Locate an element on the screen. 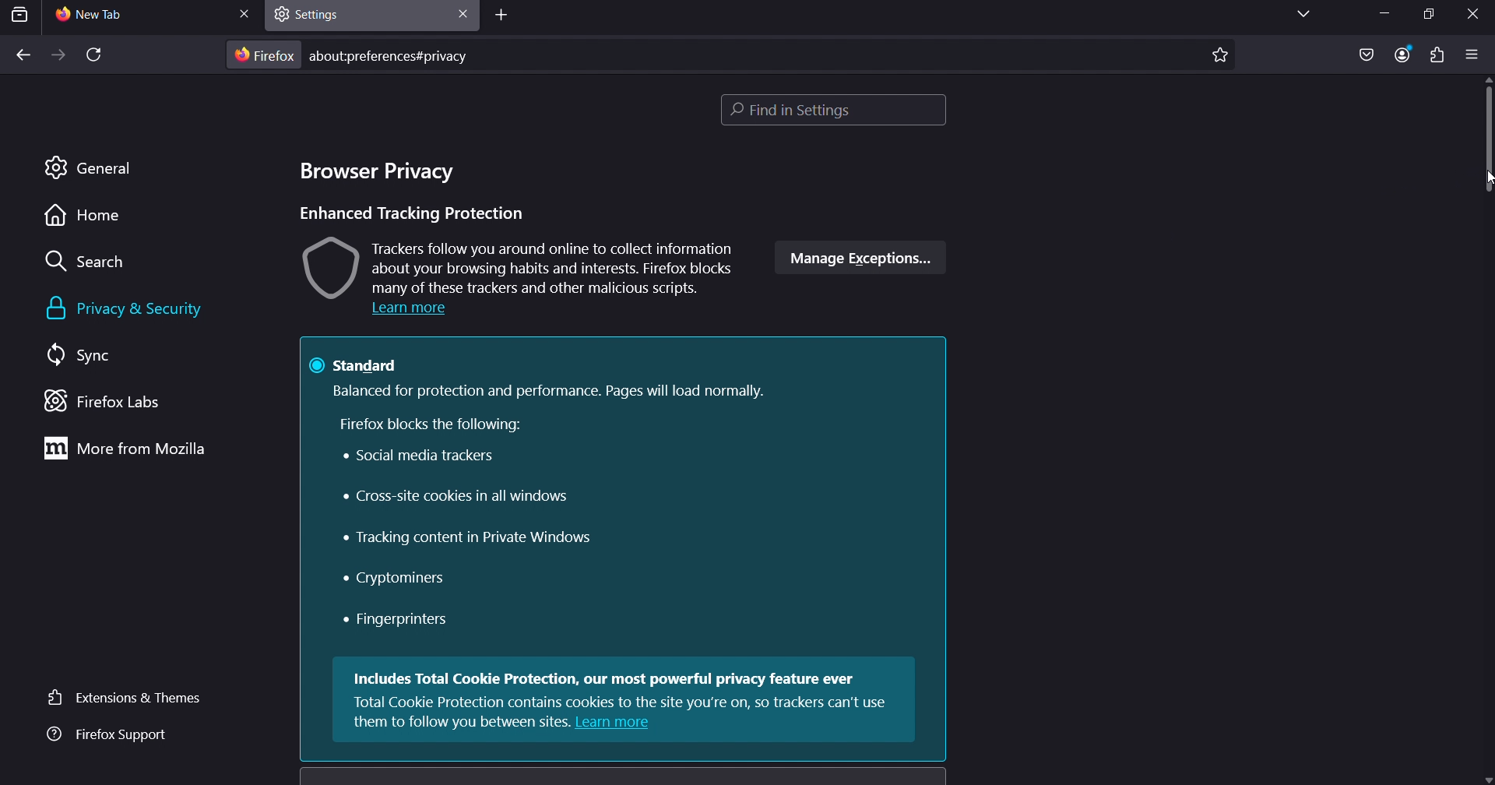 This screenshot has width=1495, height=785. back one page is located at coordinates (23, 56).